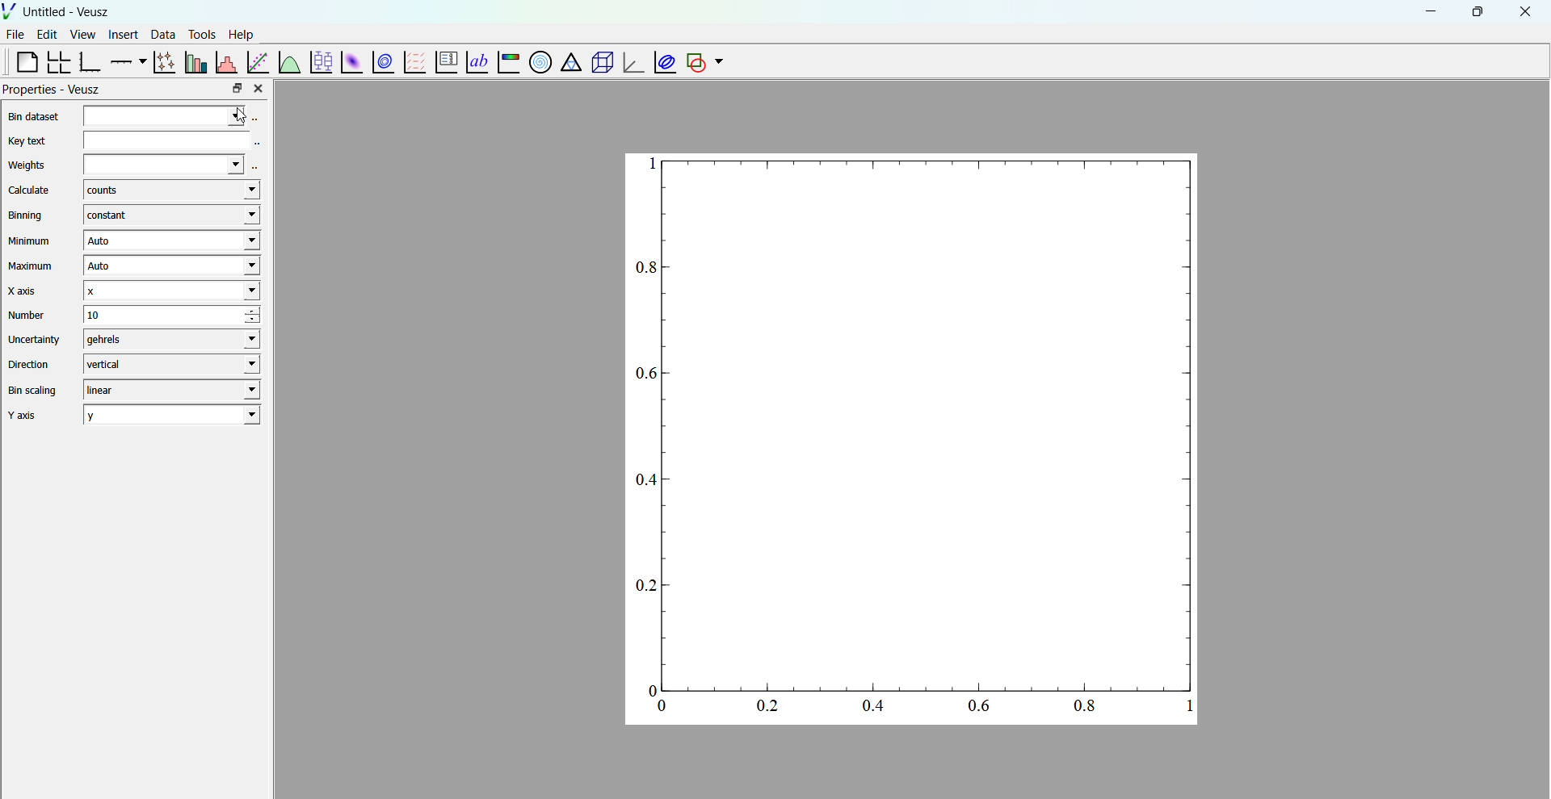 This screenshot has width=1551, height=799. I want to click on plot points with lines and errorbars, so click(162, 62).